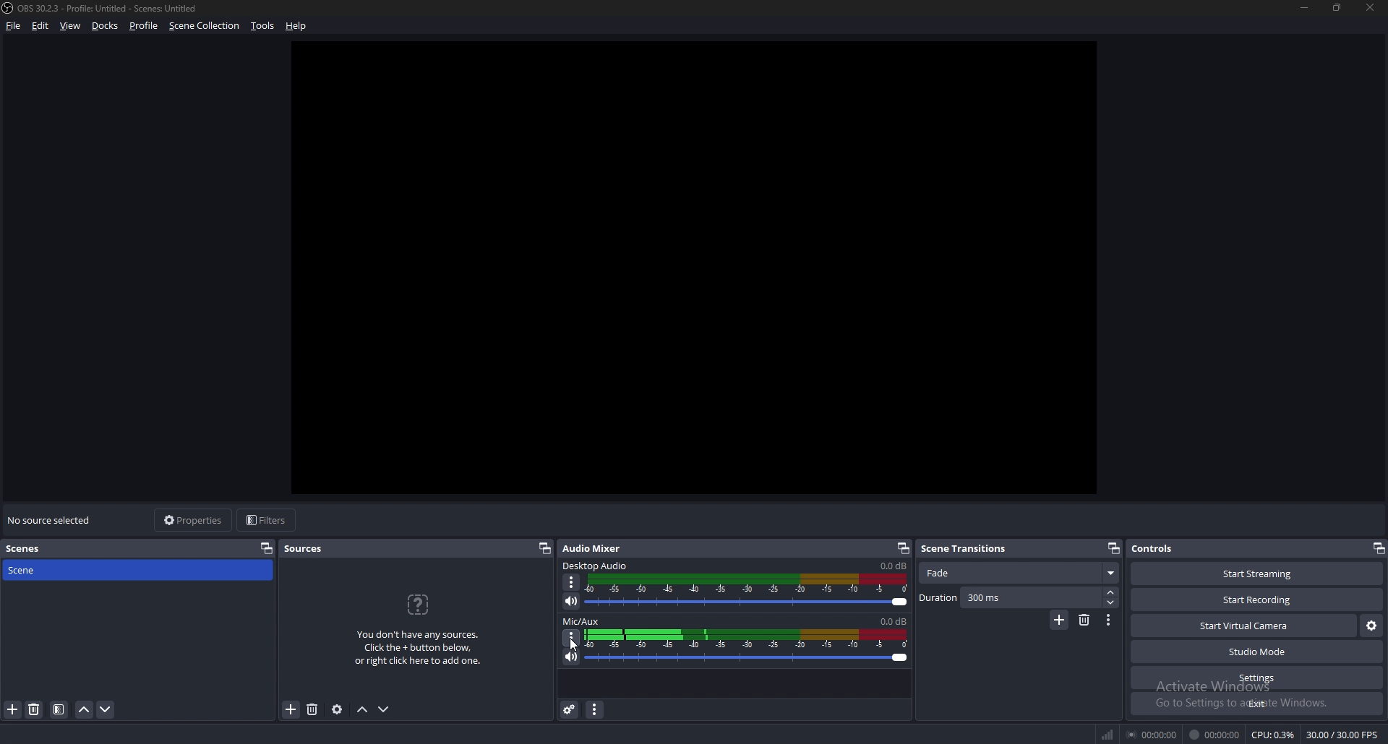 This screenshot has height=744, width=1388. I want to click on options, so click(573, 639).